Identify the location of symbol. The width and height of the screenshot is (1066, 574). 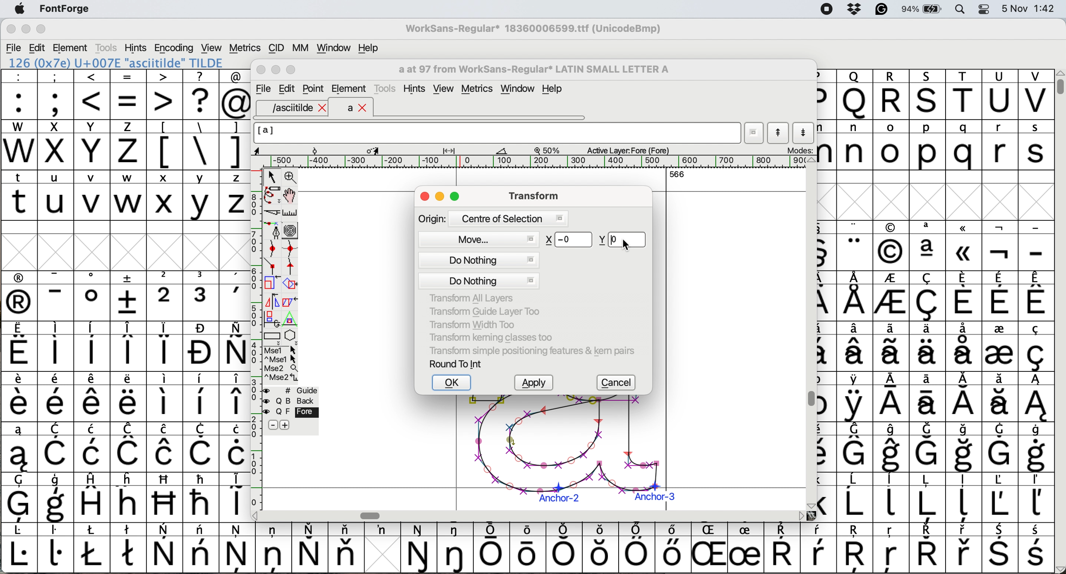
(56, 498).